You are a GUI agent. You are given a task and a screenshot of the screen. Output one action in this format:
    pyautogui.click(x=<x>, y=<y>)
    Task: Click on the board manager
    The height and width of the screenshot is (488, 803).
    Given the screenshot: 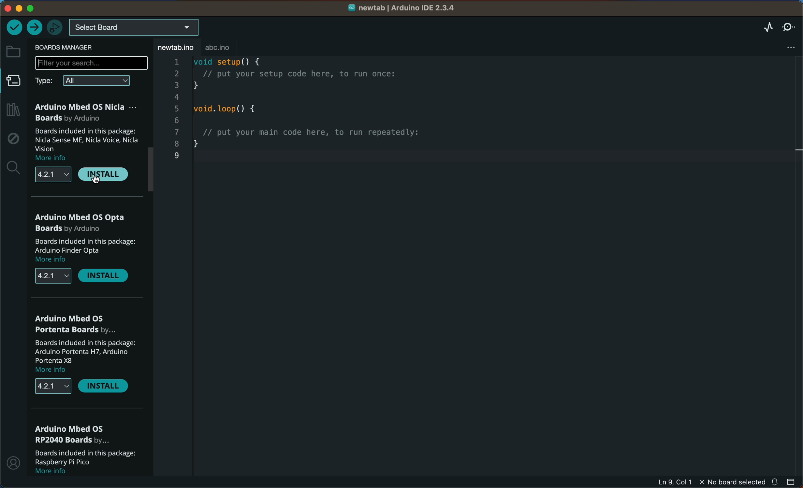 What is the action you would take?
    pyautogui.click(x=14, y=83)
    